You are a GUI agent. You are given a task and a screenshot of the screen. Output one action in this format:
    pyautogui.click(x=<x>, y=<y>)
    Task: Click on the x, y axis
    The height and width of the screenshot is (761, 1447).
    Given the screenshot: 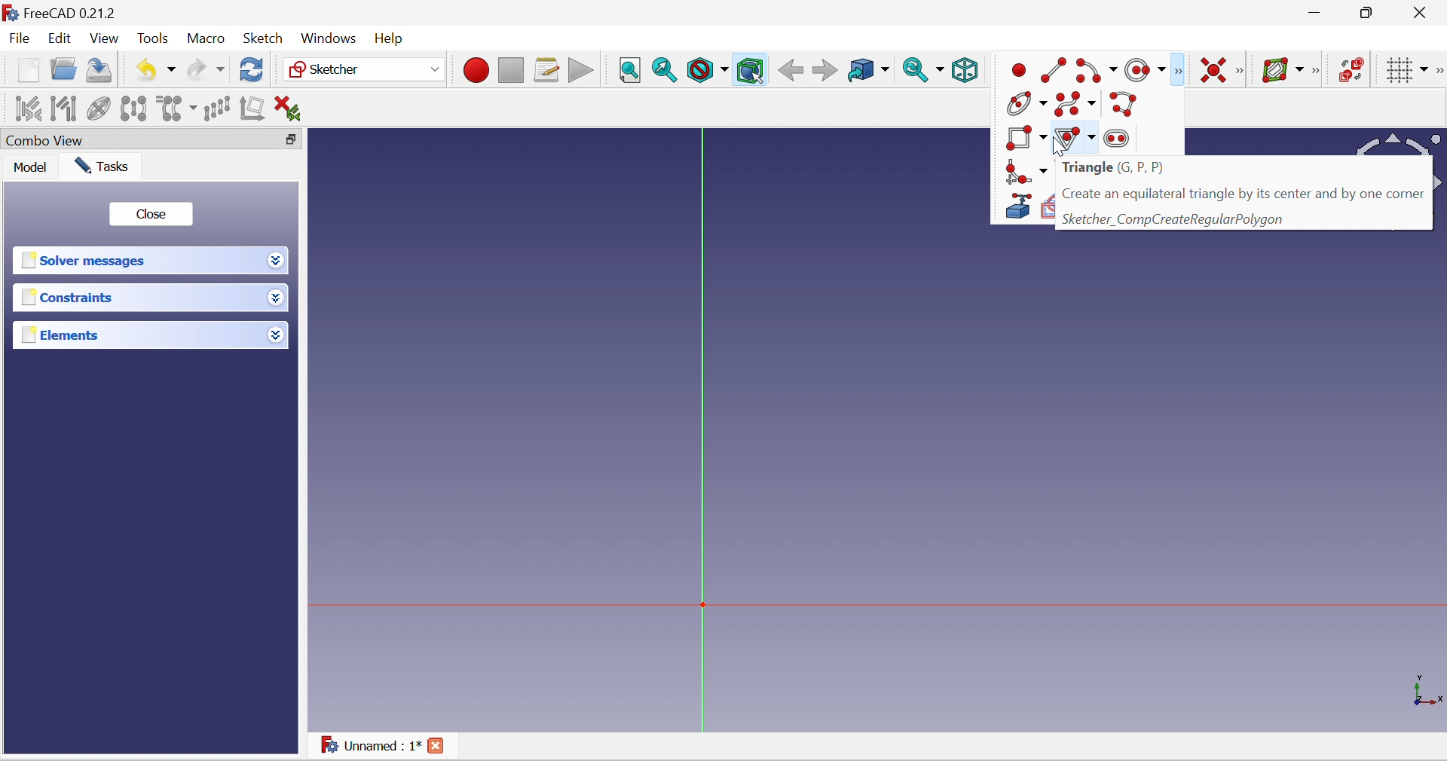 What is the action you would take?
    pyautogui.click(x=1424, y=689)
    